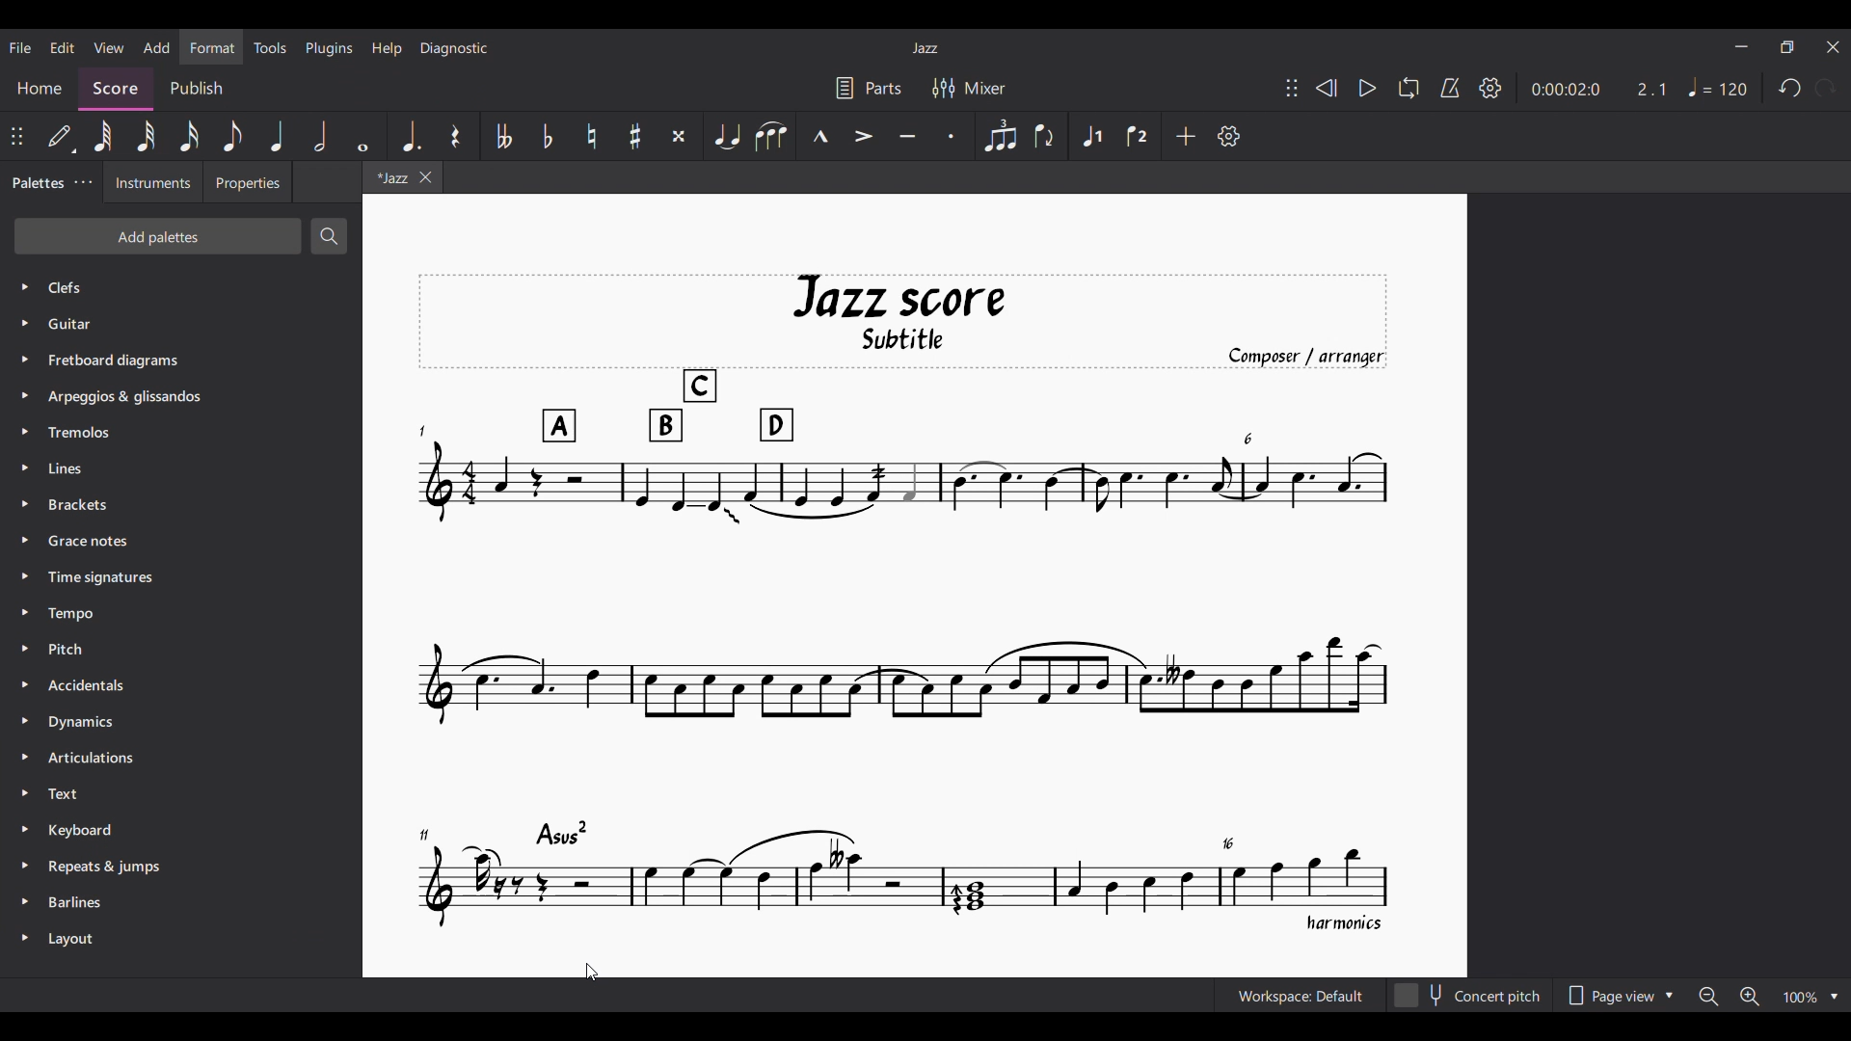 The image size is (1851, 1041). What do you see at coordinates (198, 90) in the screenshot?
I see `Publish section` at bounding box center [198, 90].